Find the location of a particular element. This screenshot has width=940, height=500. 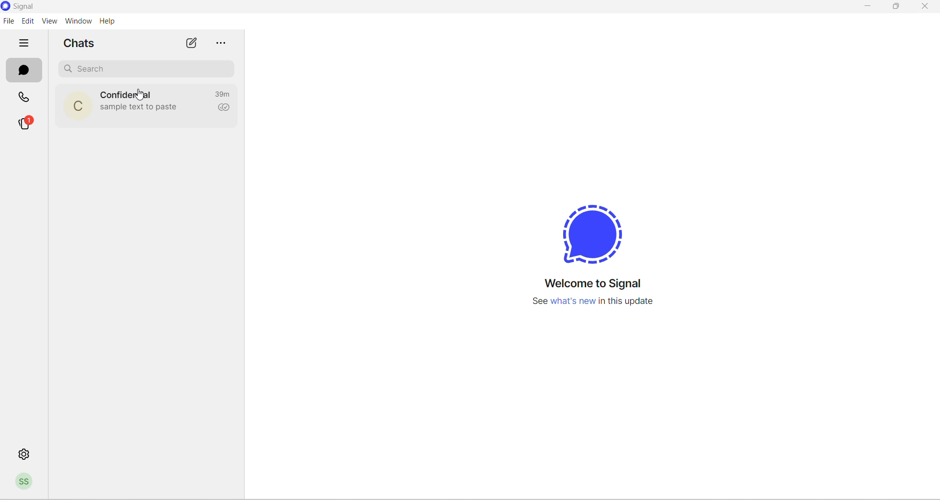

profile is located at coordinates (25, 483).